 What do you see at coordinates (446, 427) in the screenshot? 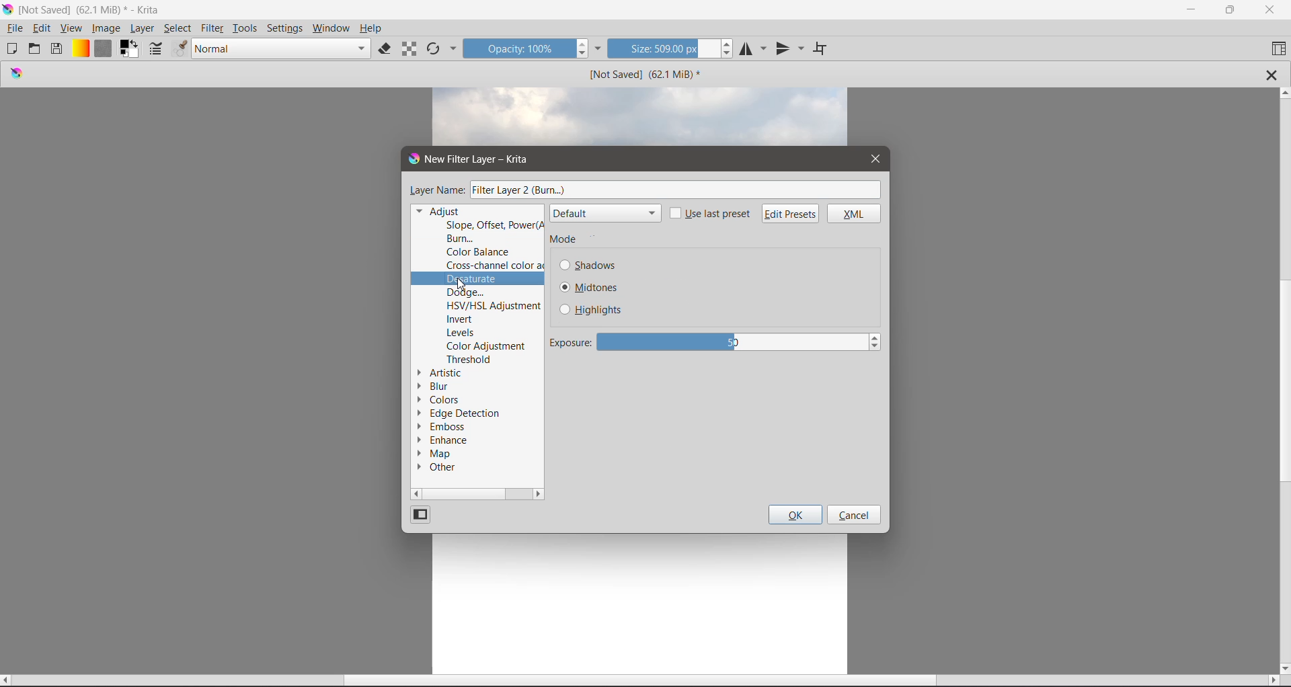
I see `Emboss` at bounding box center [446, 427].